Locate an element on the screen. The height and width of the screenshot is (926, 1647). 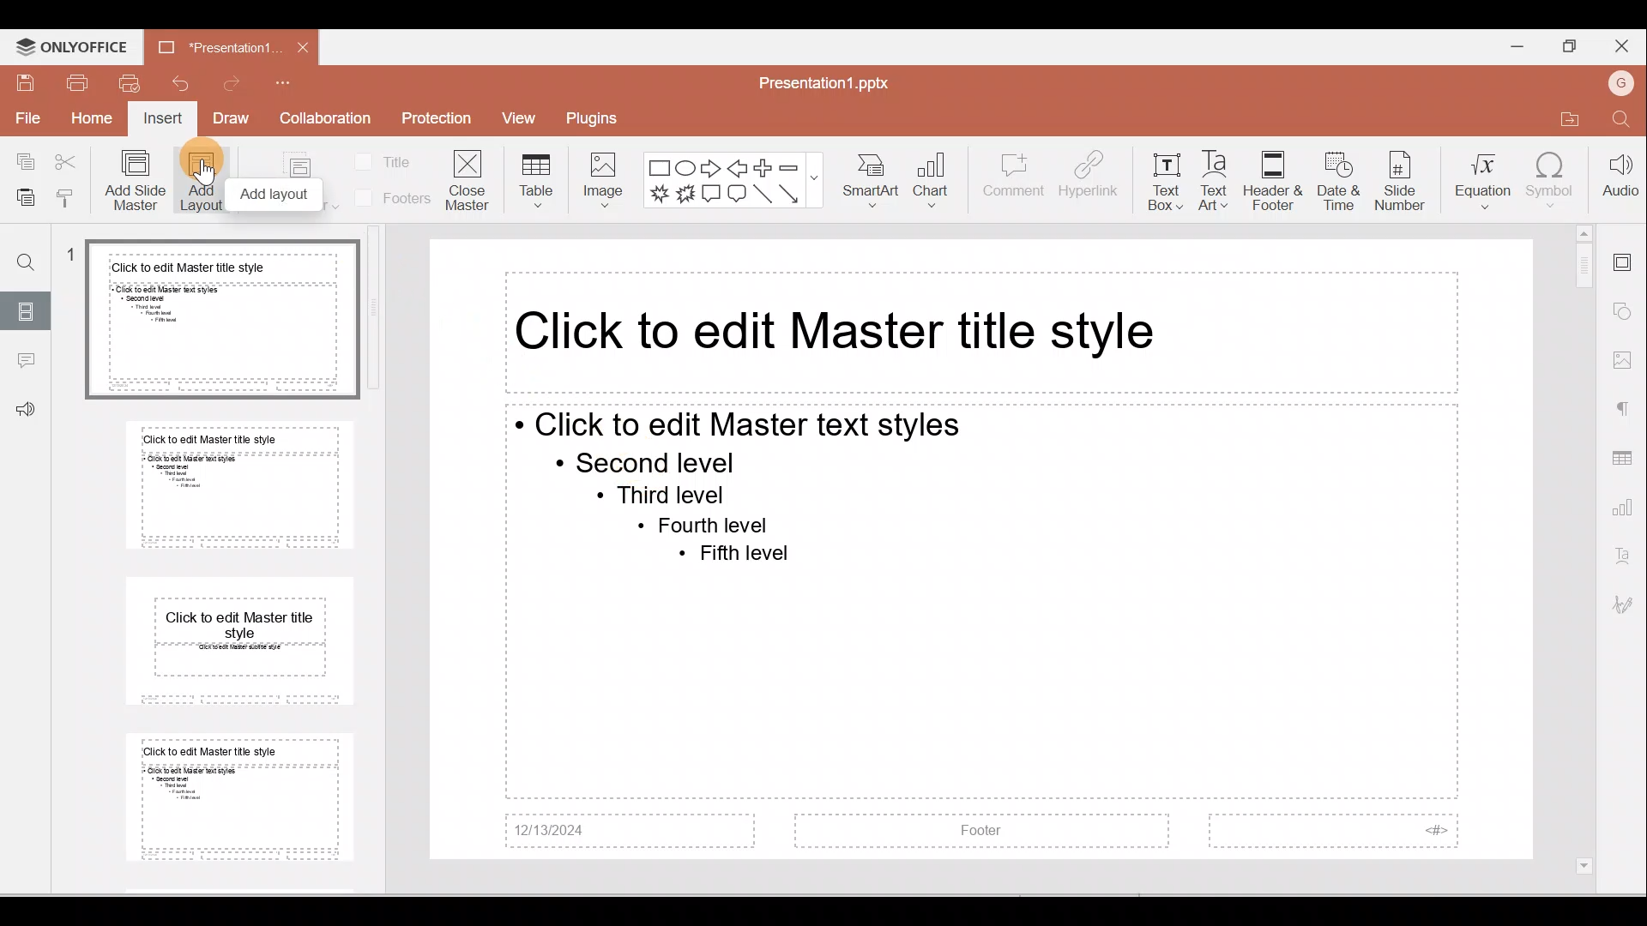
Copy is located at coordinates (21, 159).